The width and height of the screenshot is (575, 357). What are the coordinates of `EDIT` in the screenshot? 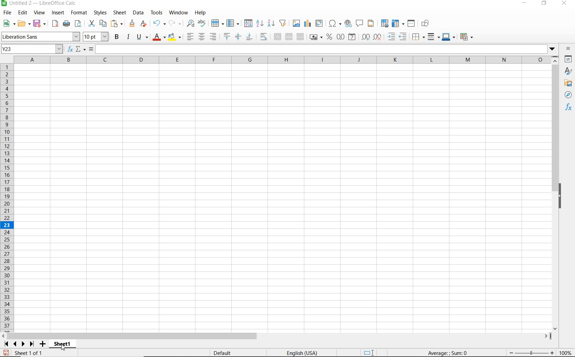 It's located at (23, 13).